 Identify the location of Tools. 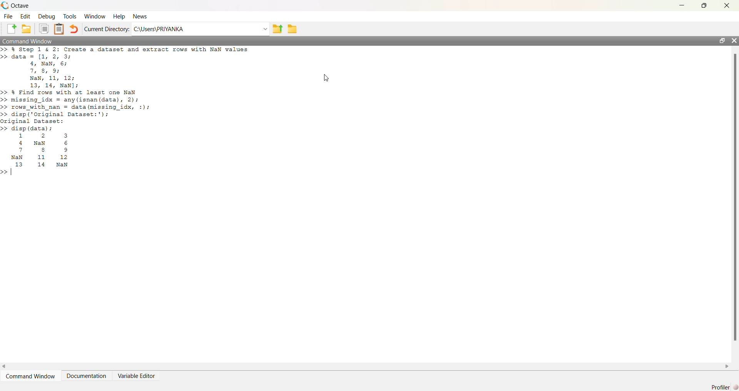
(70, 16).